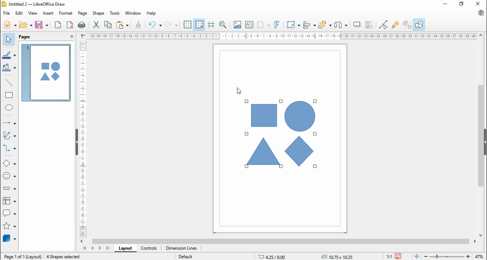  I want to click on simple shapes, so click(10, 163).